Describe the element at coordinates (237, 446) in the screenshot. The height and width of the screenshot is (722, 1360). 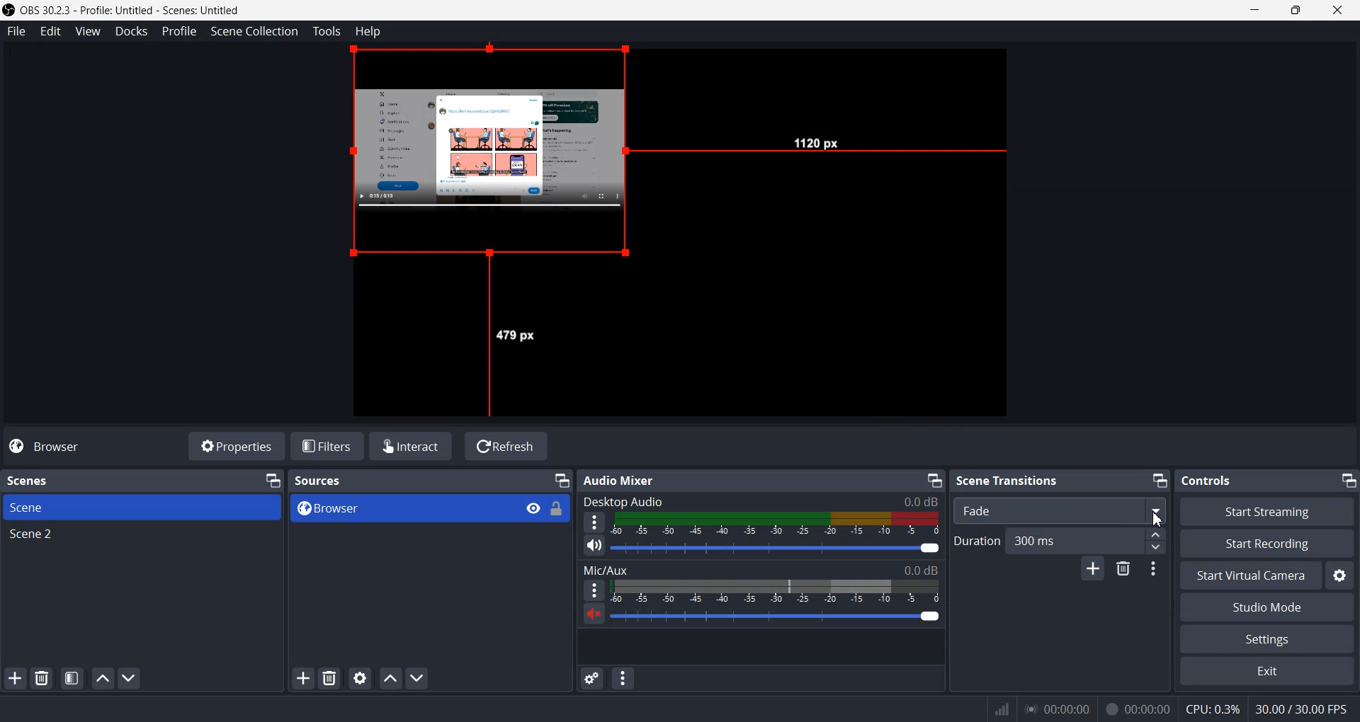
I see `Properties` at that location.